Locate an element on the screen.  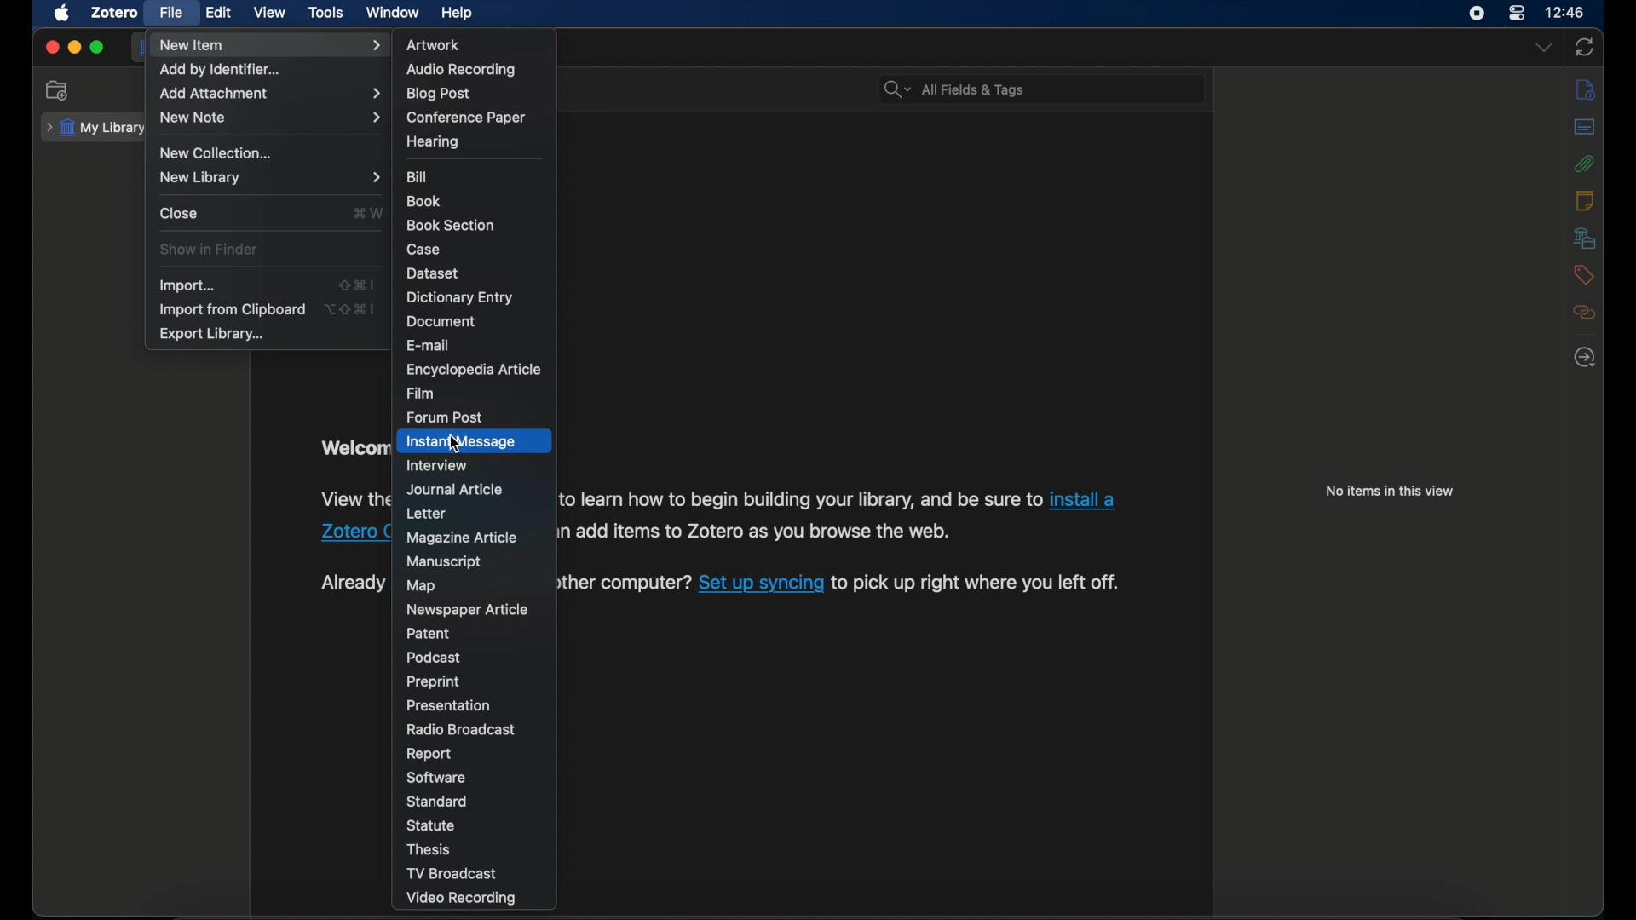
maximize is located at coordinates (97, 47).